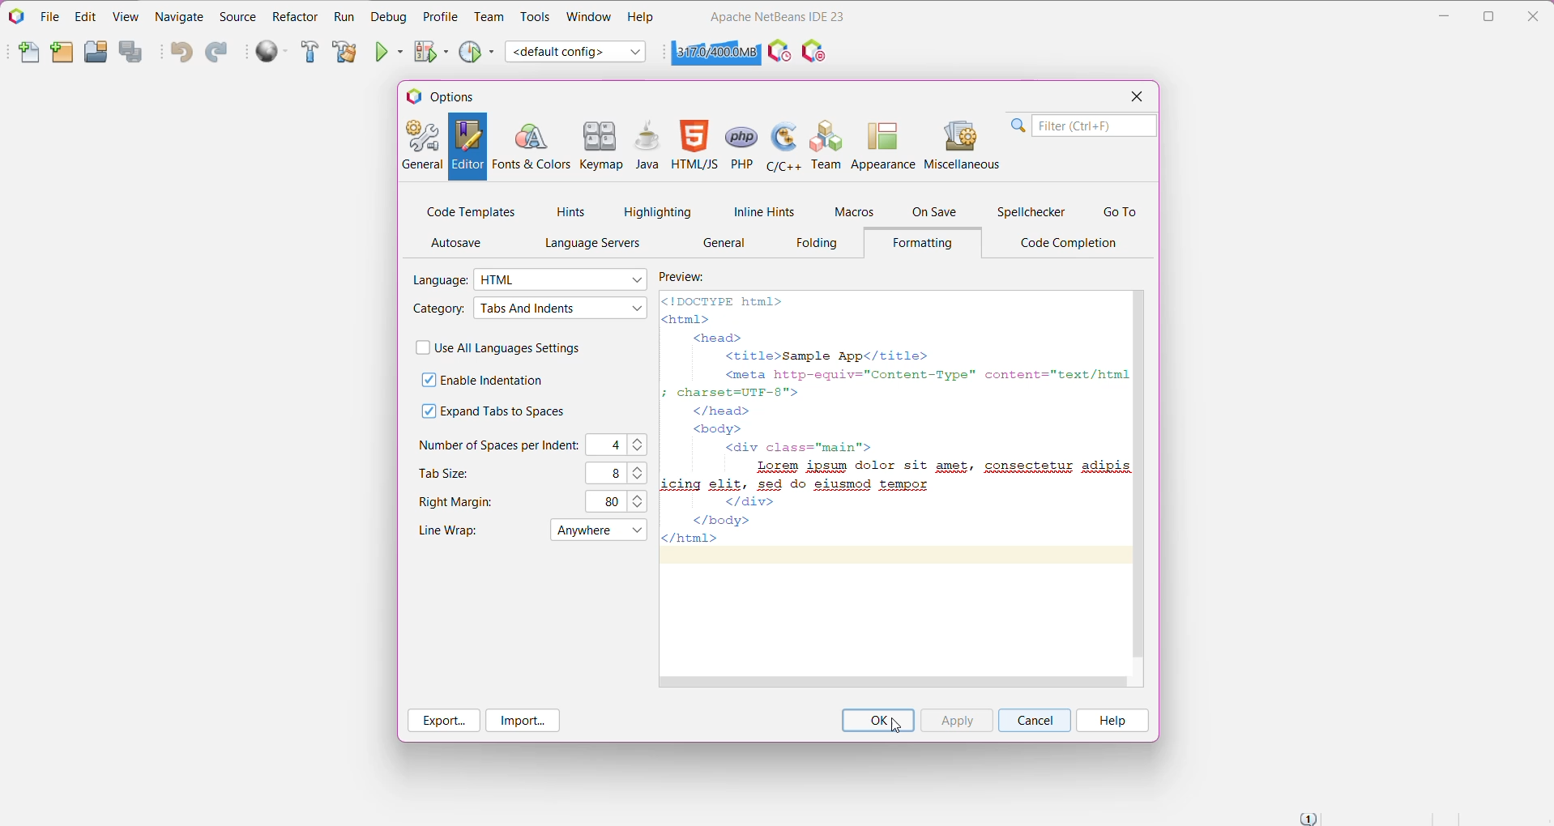 Image resolution: width=1554 pixels, height=826 pixels. I want to click on Select the required language, so click(562, 279).